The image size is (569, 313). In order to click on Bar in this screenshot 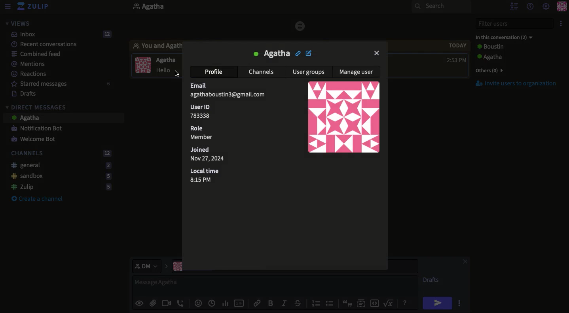, I will do `click(344, 117)`.